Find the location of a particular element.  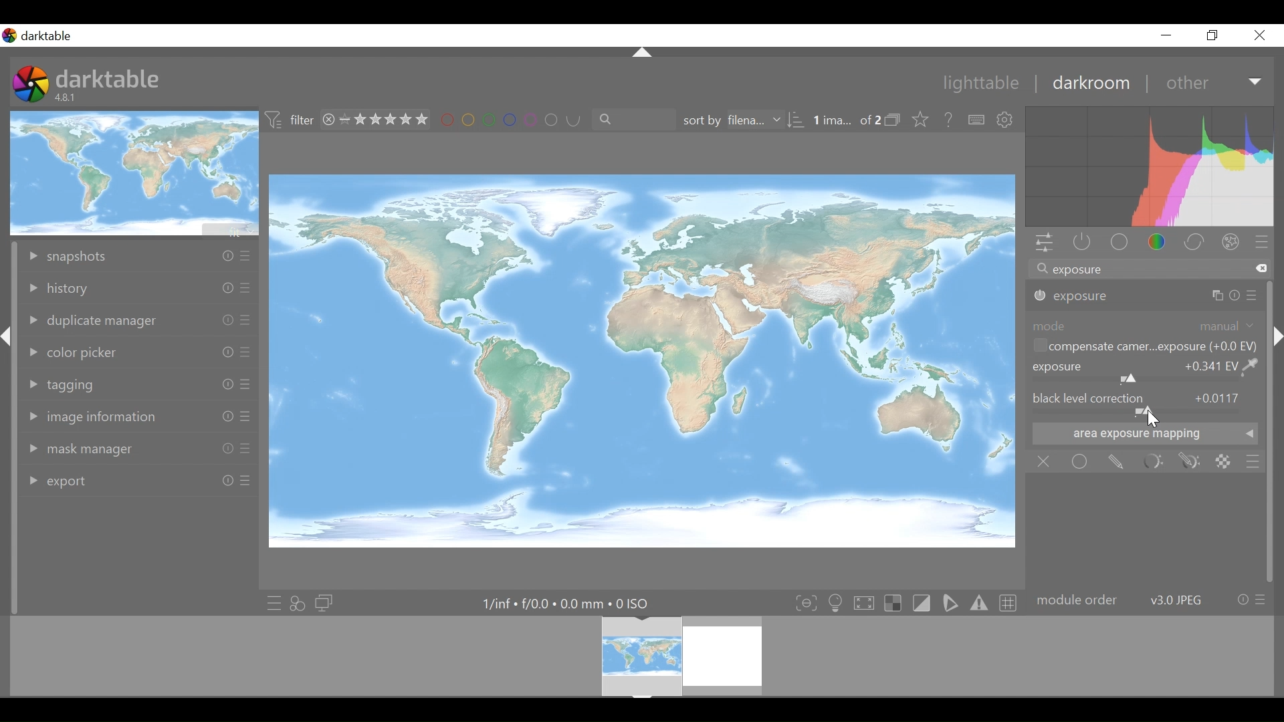

settings is located at coordinates (1006, 120).